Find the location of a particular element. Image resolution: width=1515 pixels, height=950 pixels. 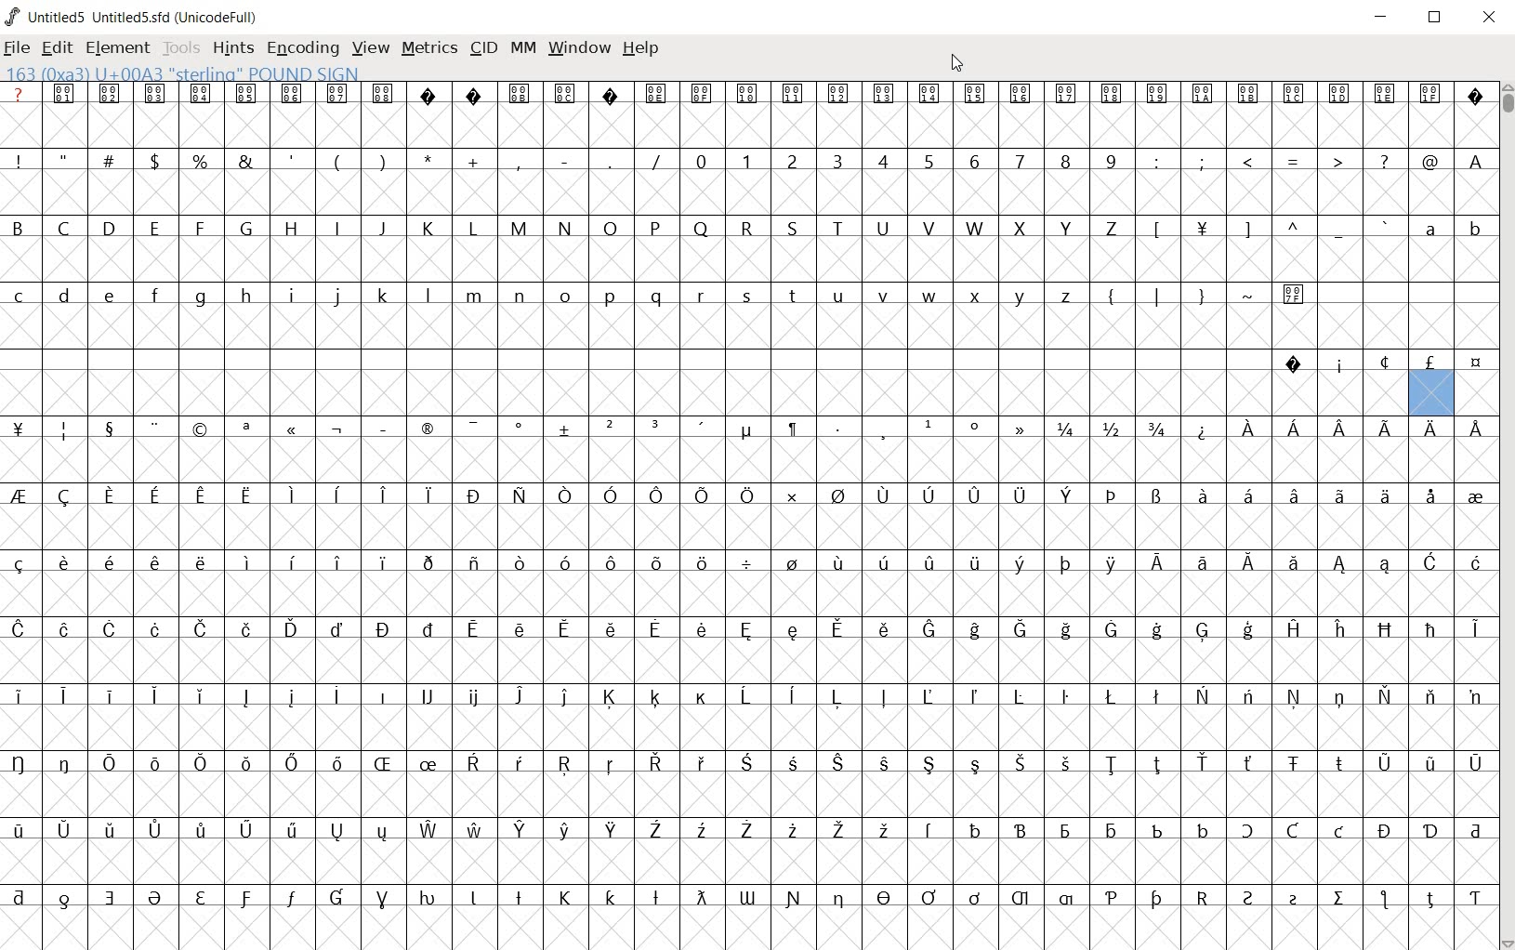

$ is located at coordinates (158, 161).